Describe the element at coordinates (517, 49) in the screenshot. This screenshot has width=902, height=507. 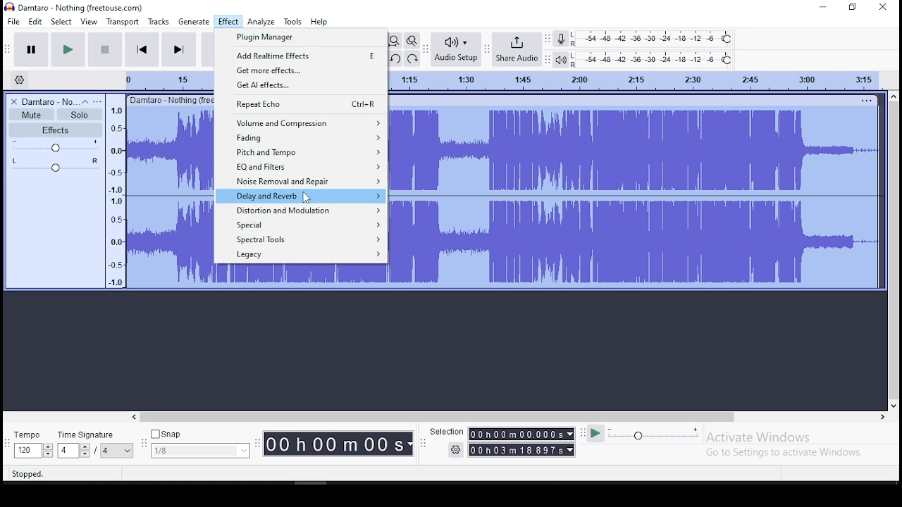
I see `share audio` at that location.